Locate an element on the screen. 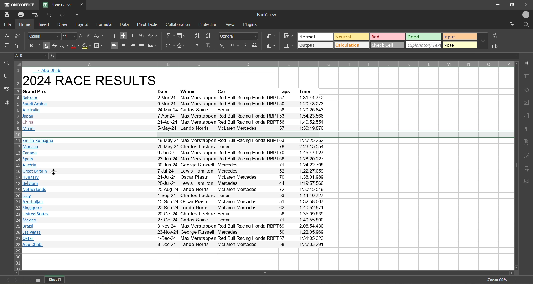 The image size is (533, 284). copy is located at coordinates (6, 36).